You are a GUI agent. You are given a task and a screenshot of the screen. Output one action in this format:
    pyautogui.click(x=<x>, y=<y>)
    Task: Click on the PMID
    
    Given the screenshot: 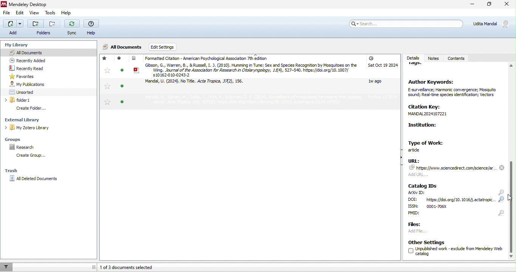 What is the action you would take?
    pyautogui.click(x=426, y=214)
    